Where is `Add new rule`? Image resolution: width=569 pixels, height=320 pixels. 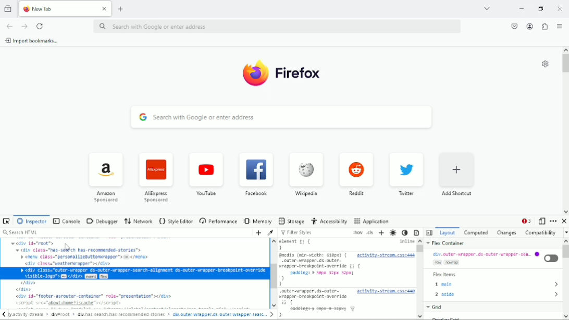
Add new rule is located at coordinates (381, 233).